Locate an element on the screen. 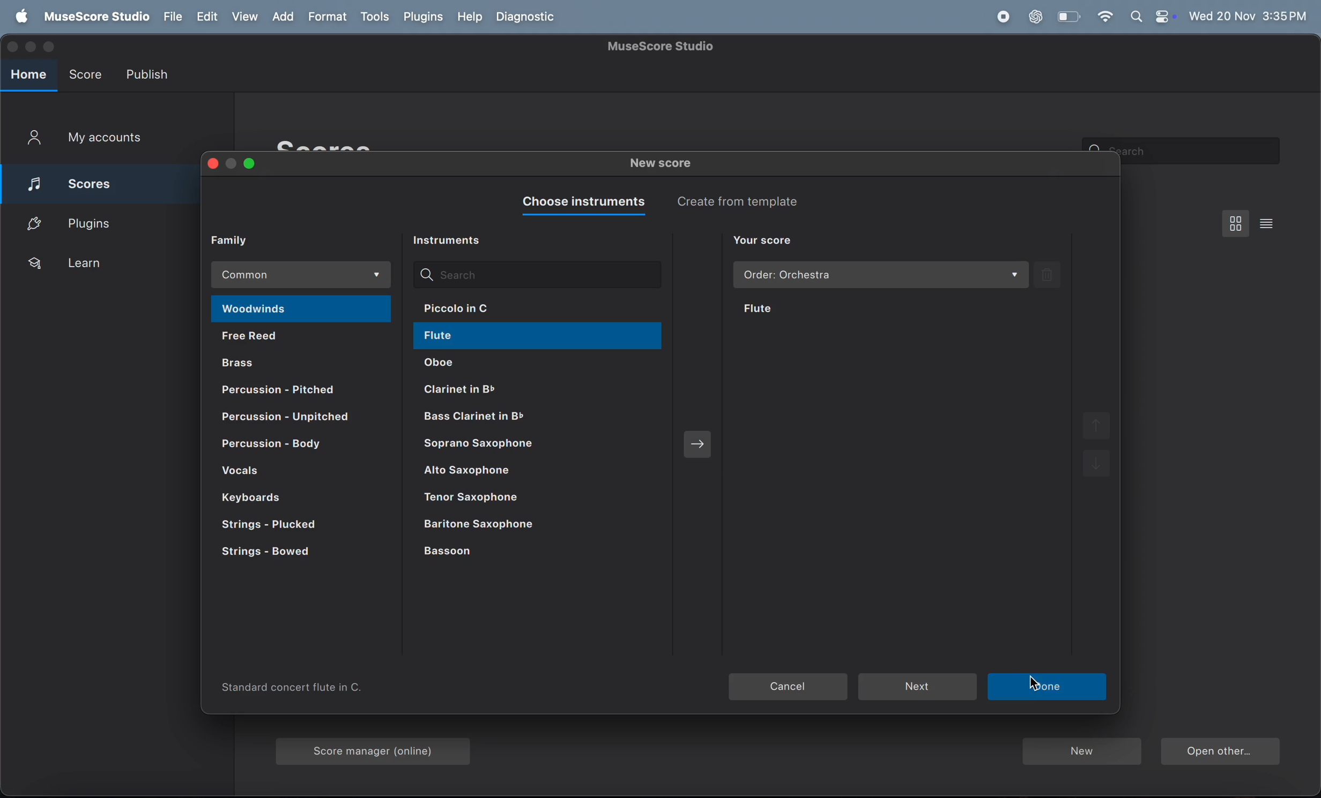  choose instrument is located at coordinates (581, 203).